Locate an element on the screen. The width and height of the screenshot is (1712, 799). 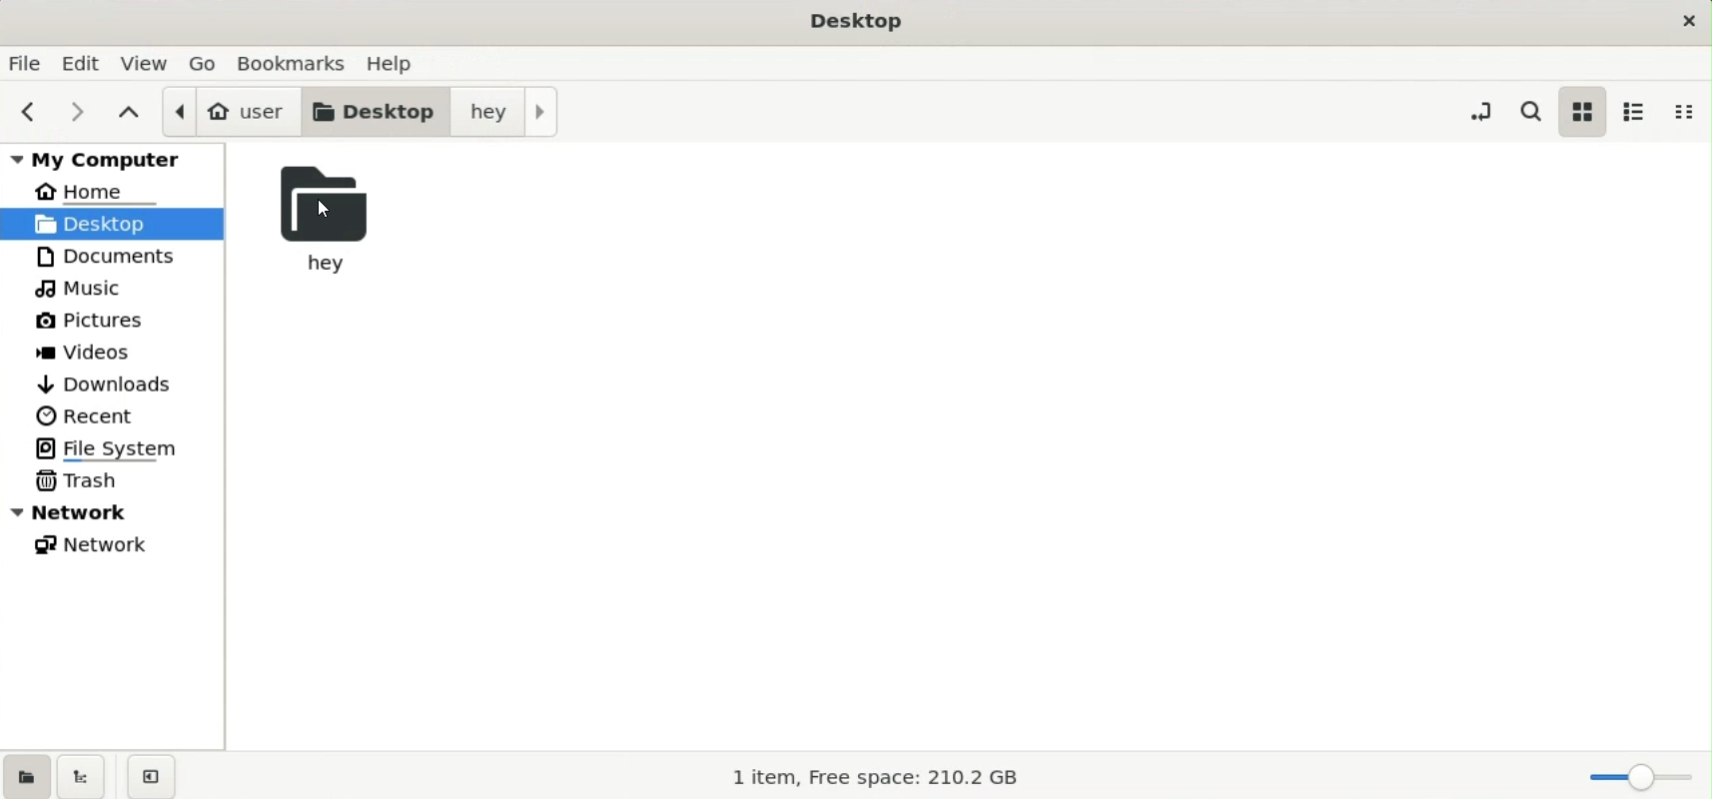
downloads is located at coordinates (107, 382).